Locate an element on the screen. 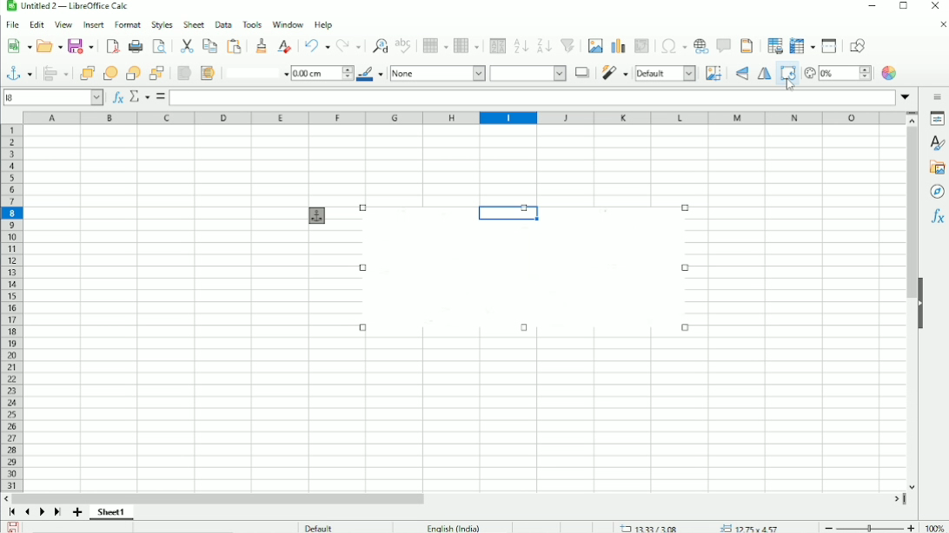 This screenshot has width=949, height=533. Styles is located at coordinates (161, 24).